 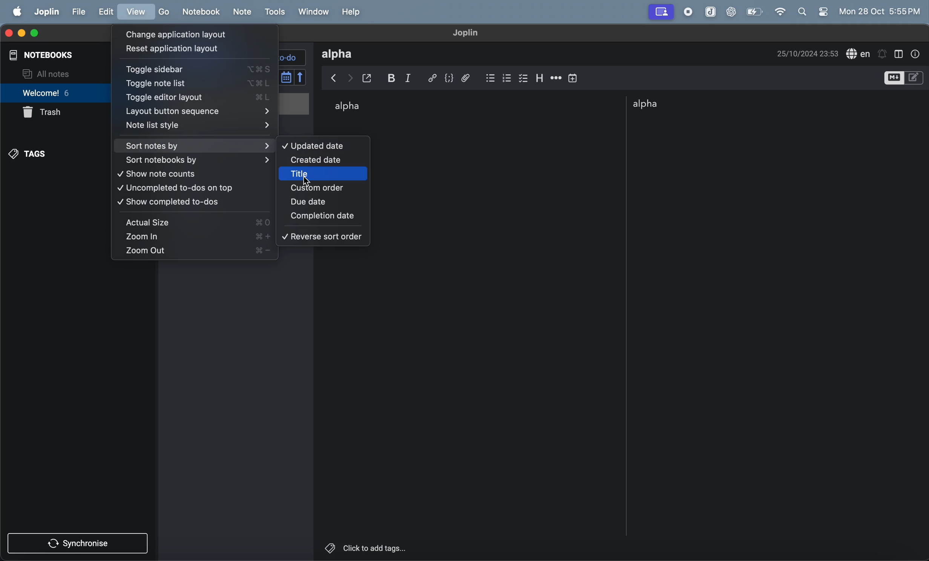 What do you see at coordinates (46, 13) in the screenshot?
I see `joplin` at bounding box center [46, 13].